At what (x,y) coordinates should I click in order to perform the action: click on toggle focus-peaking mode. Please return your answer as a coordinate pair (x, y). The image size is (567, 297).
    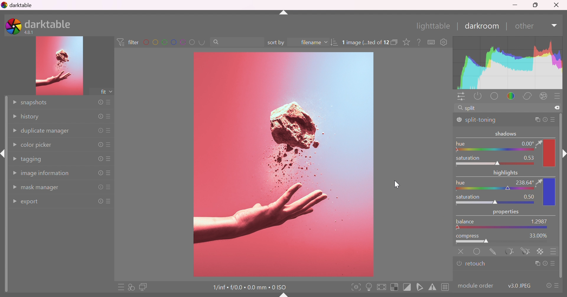
    Looking at the image, I should click on (356, 286).